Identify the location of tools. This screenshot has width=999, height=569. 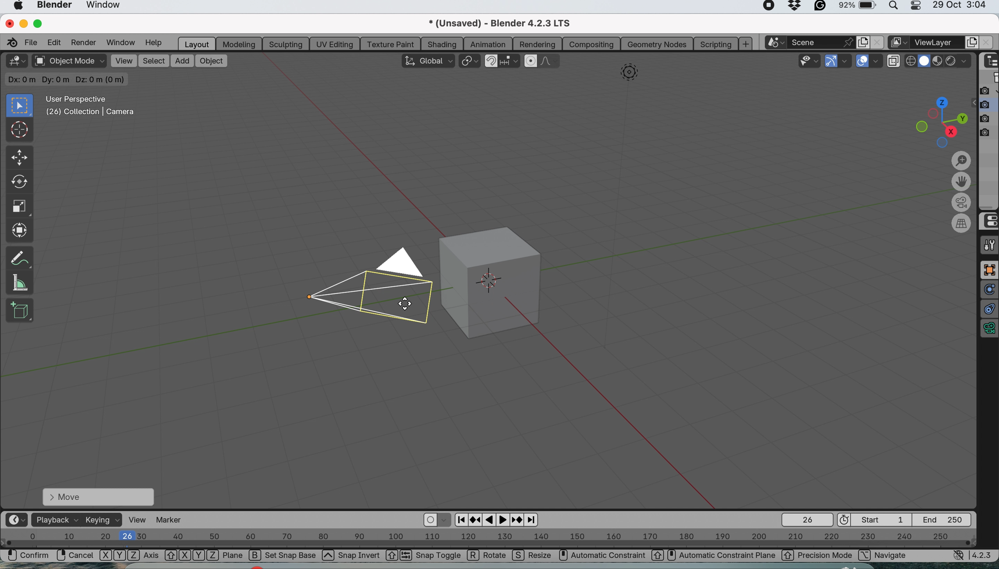
(989, 245).